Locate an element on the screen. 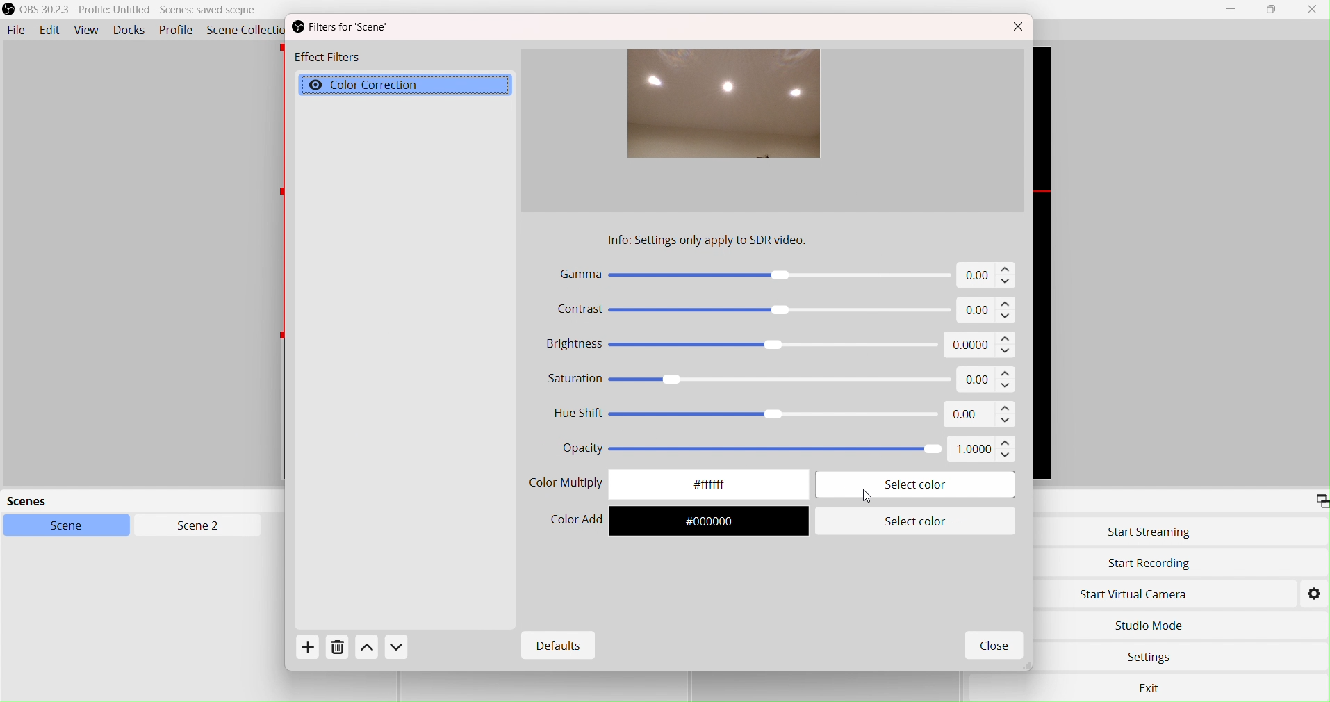   is located at coordinates (158, 10).